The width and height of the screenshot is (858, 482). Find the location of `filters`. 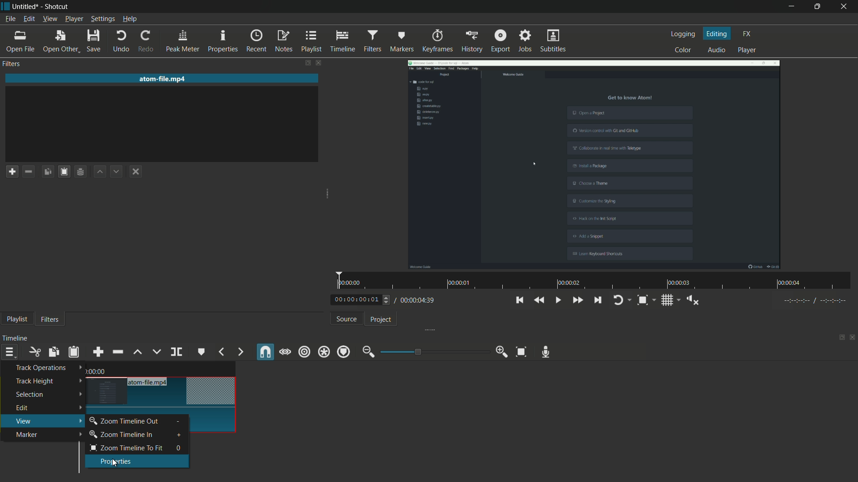

filters is located at coordinates (372, 41).